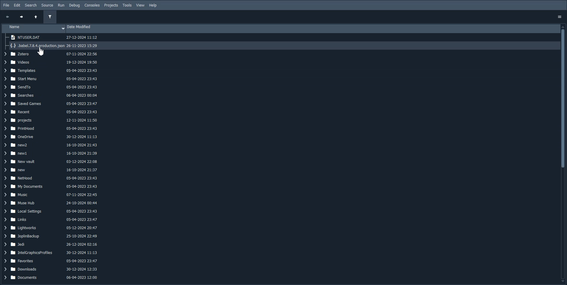 The width and height of the screenshot is (567, 285). What do you see at coordinates (47, 5) in the screenshot?
I see `Source` at bounding box center [47, 5].